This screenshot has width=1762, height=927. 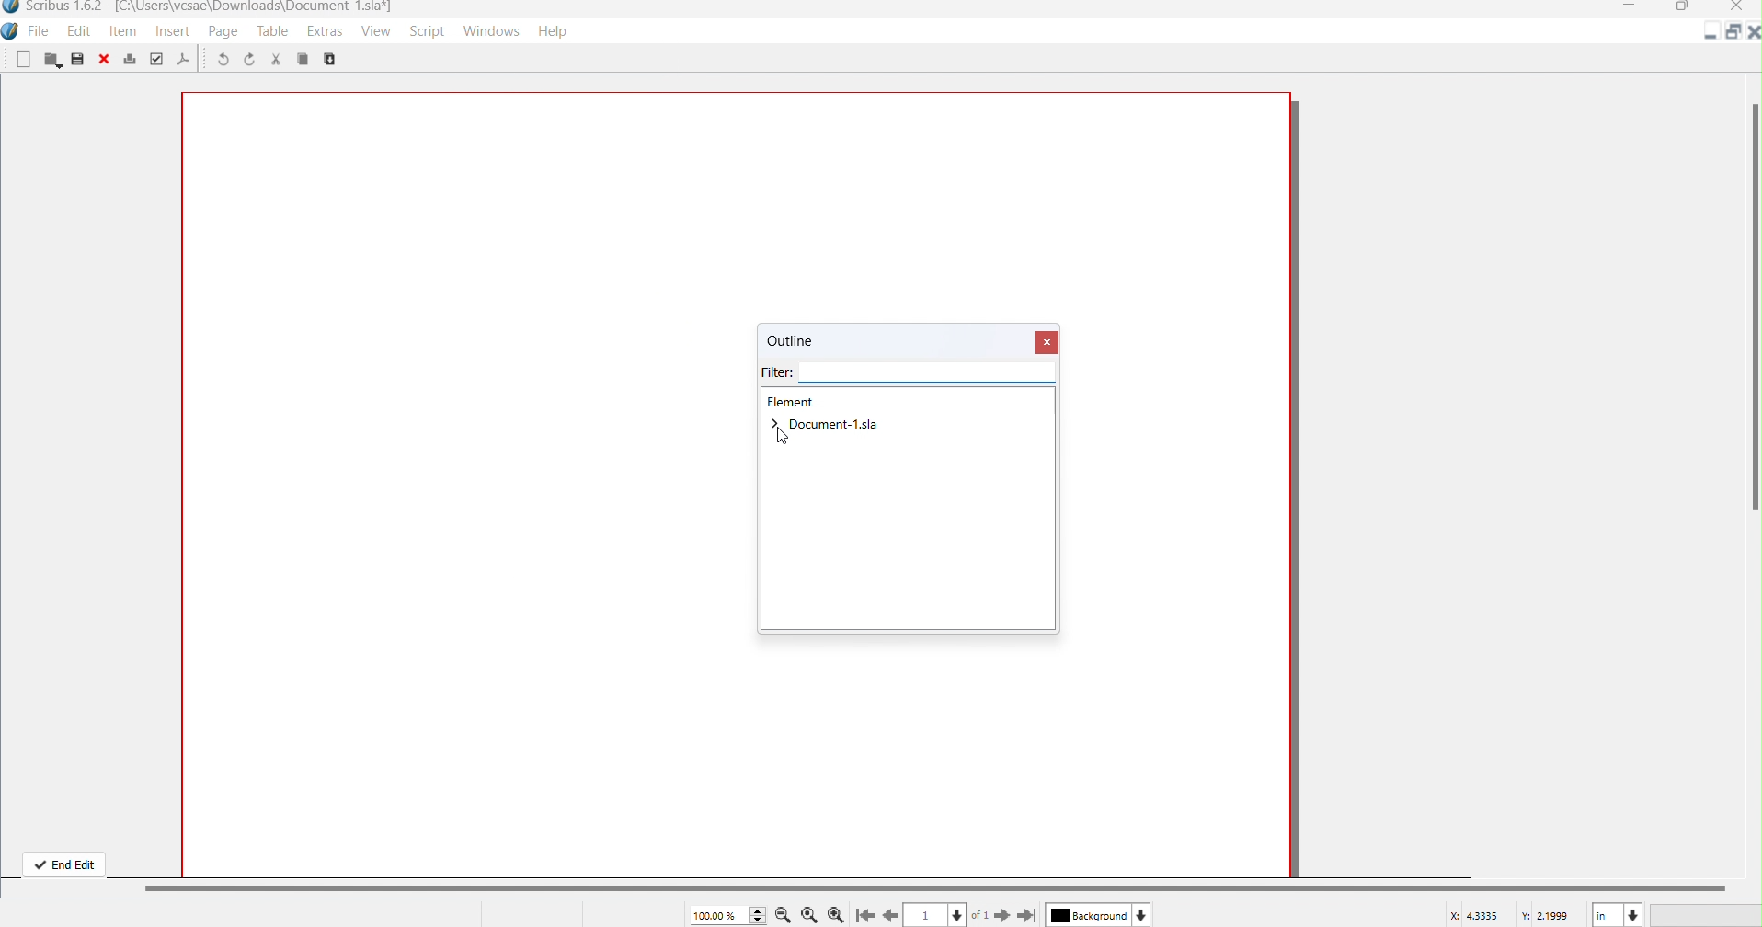 I want to click on go to end, so click(x=1028, y=916).